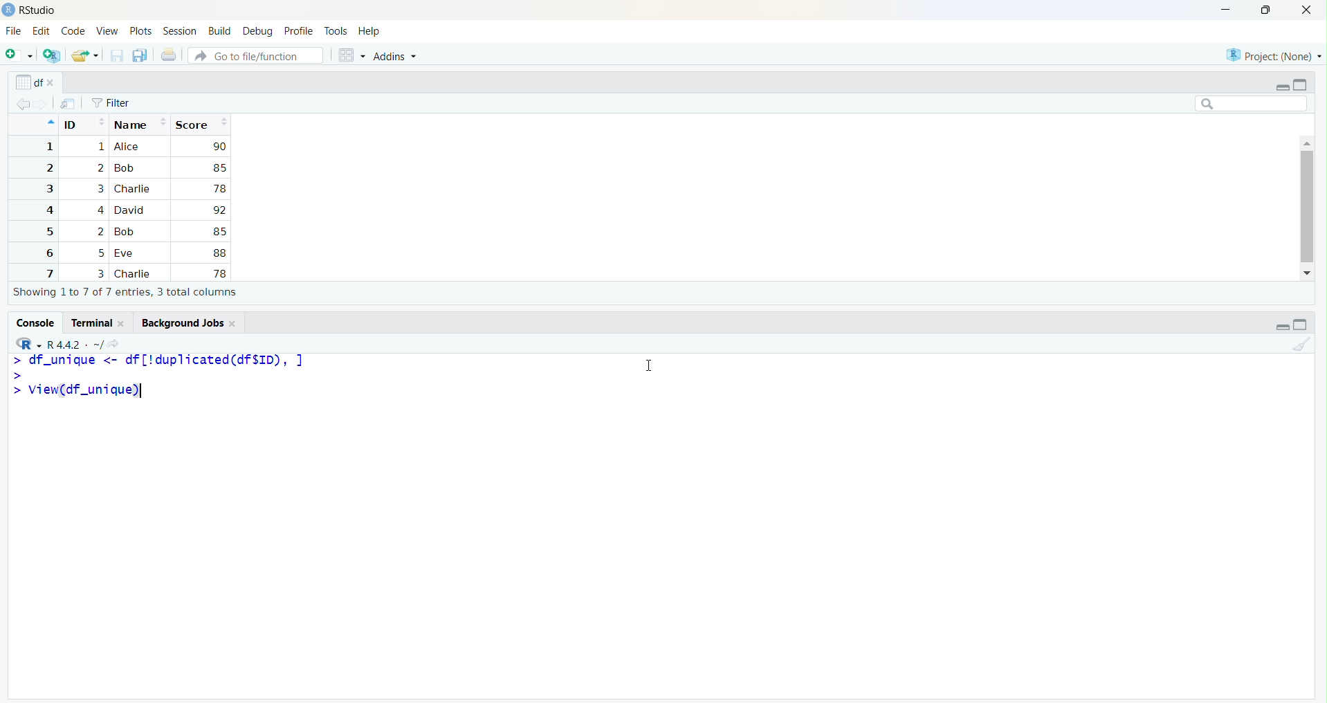 This screenshot has height=703, width=1327. I want to click on resize, so click(1266, 10).